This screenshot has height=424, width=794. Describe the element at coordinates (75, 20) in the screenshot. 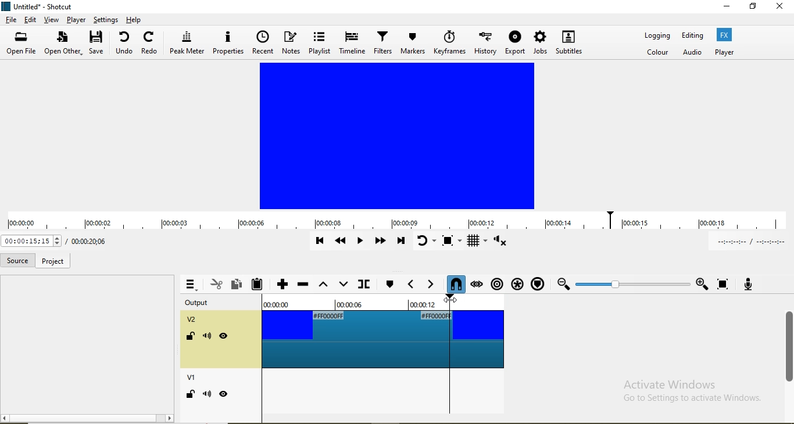

I see `player` at that location.